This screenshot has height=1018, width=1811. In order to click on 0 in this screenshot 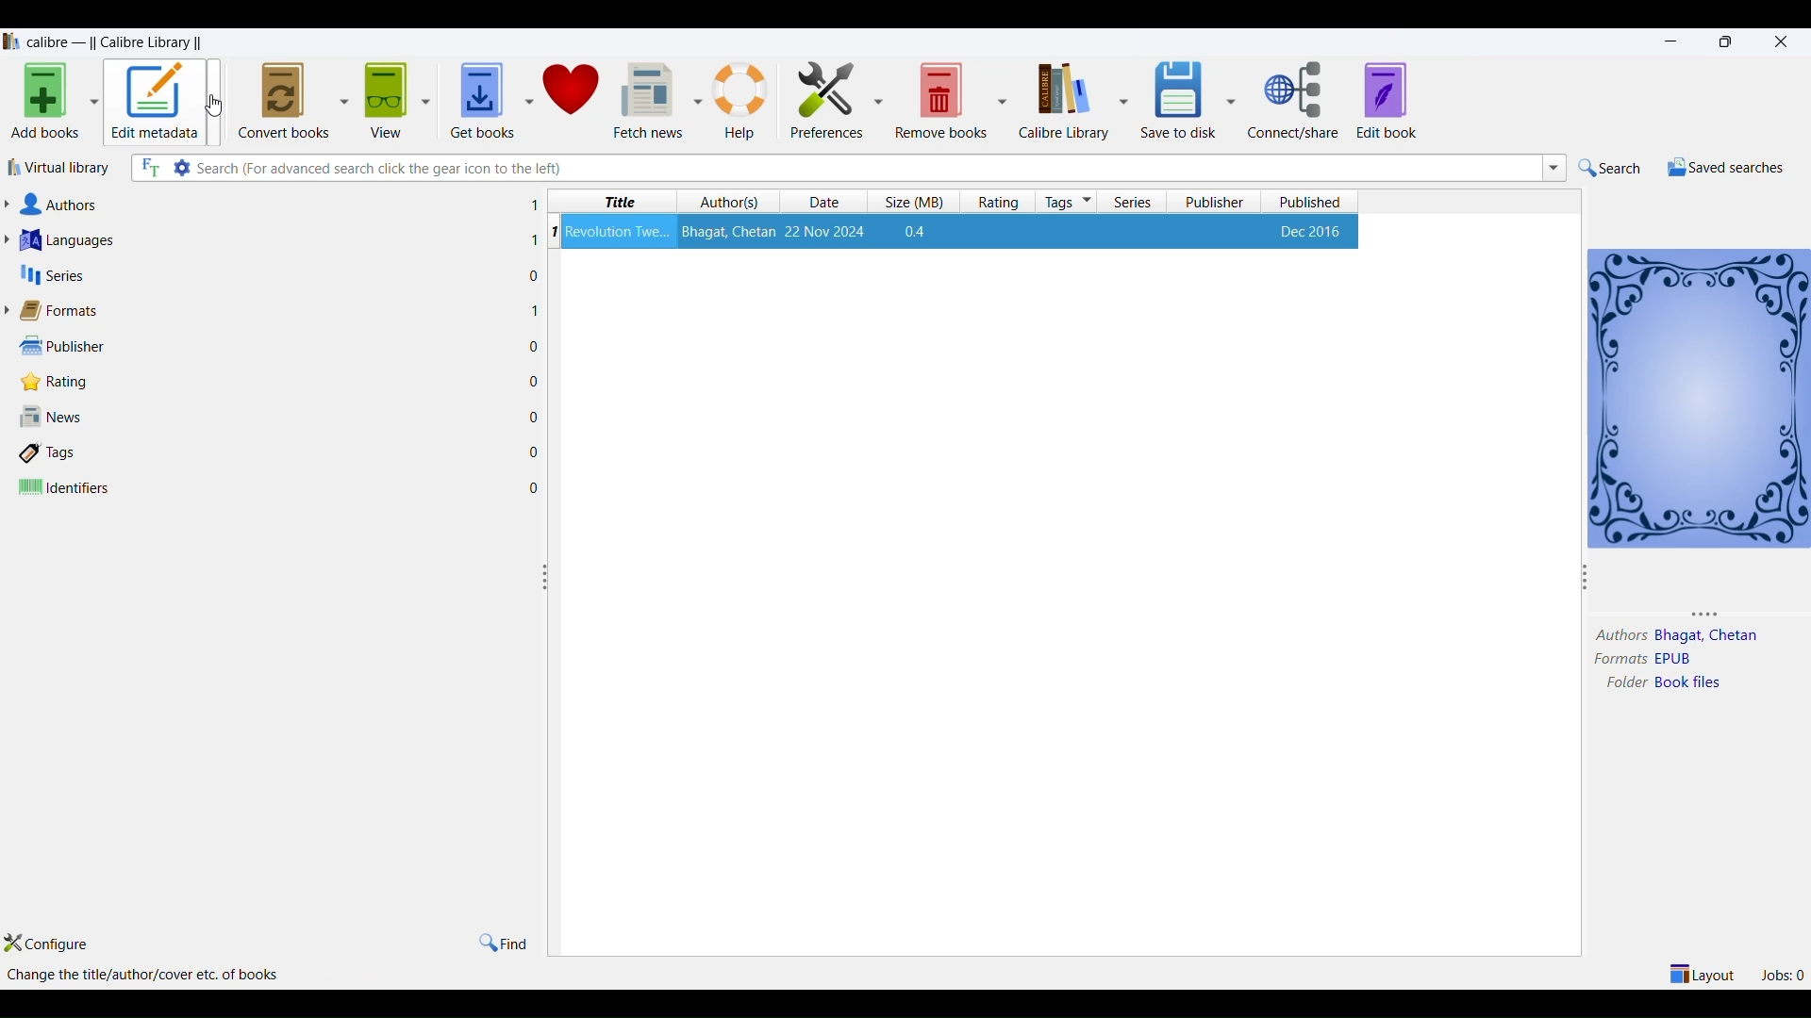, I will do `click(535, 345)`.